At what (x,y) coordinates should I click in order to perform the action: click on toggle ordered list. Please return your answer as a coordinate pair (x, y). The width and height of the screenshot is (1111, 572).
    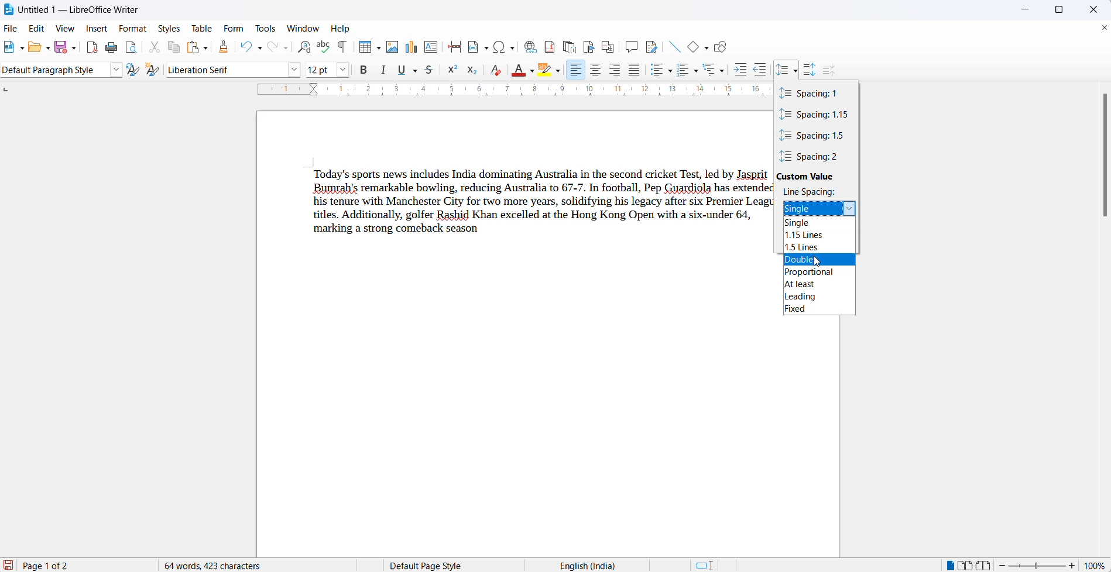
    Looking at the image, I should click on (695, 71).